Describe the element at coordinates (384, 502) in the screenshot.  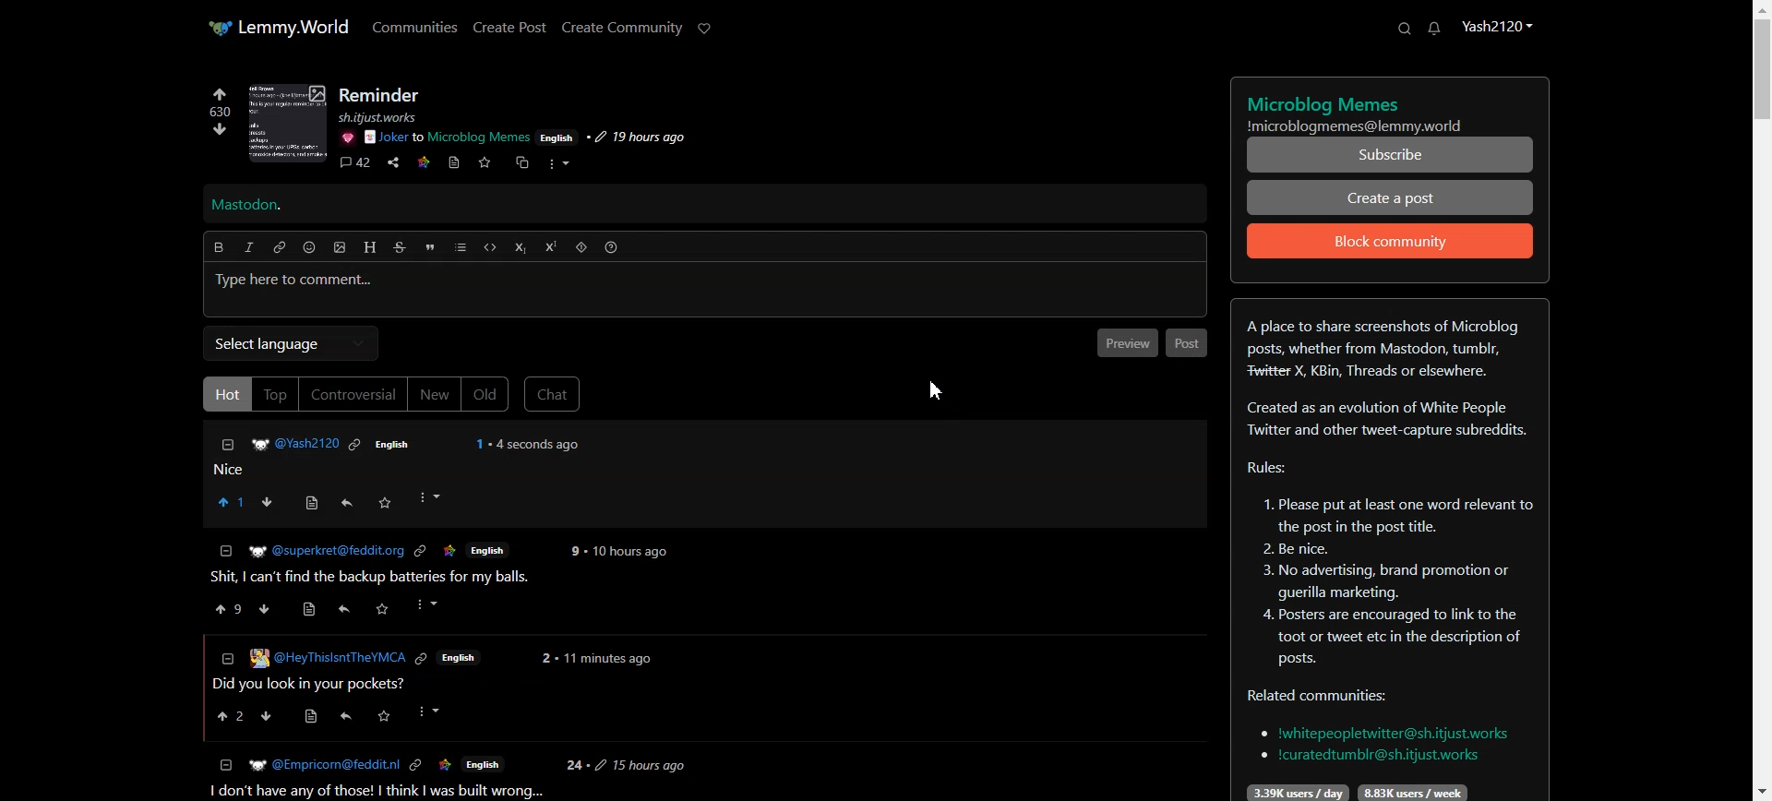
I see `` at that location.